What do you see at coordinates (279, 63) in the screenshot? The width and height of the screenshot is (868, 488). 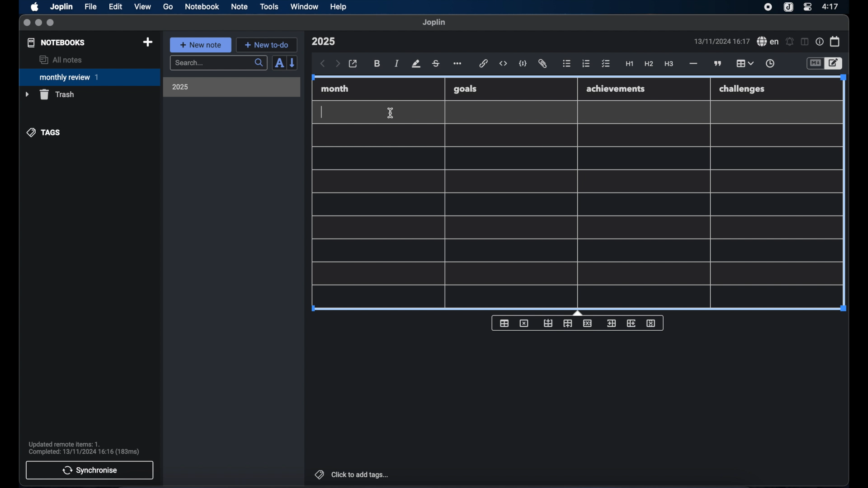 I see `sort order field` at bounding box center [279, 63].